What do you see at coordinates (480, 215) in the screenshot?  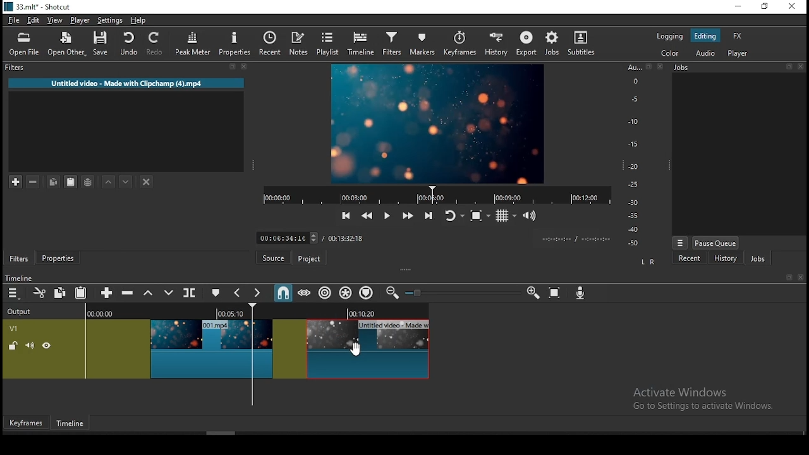 I see `toggle zoom` at bounding box center [480, 215].